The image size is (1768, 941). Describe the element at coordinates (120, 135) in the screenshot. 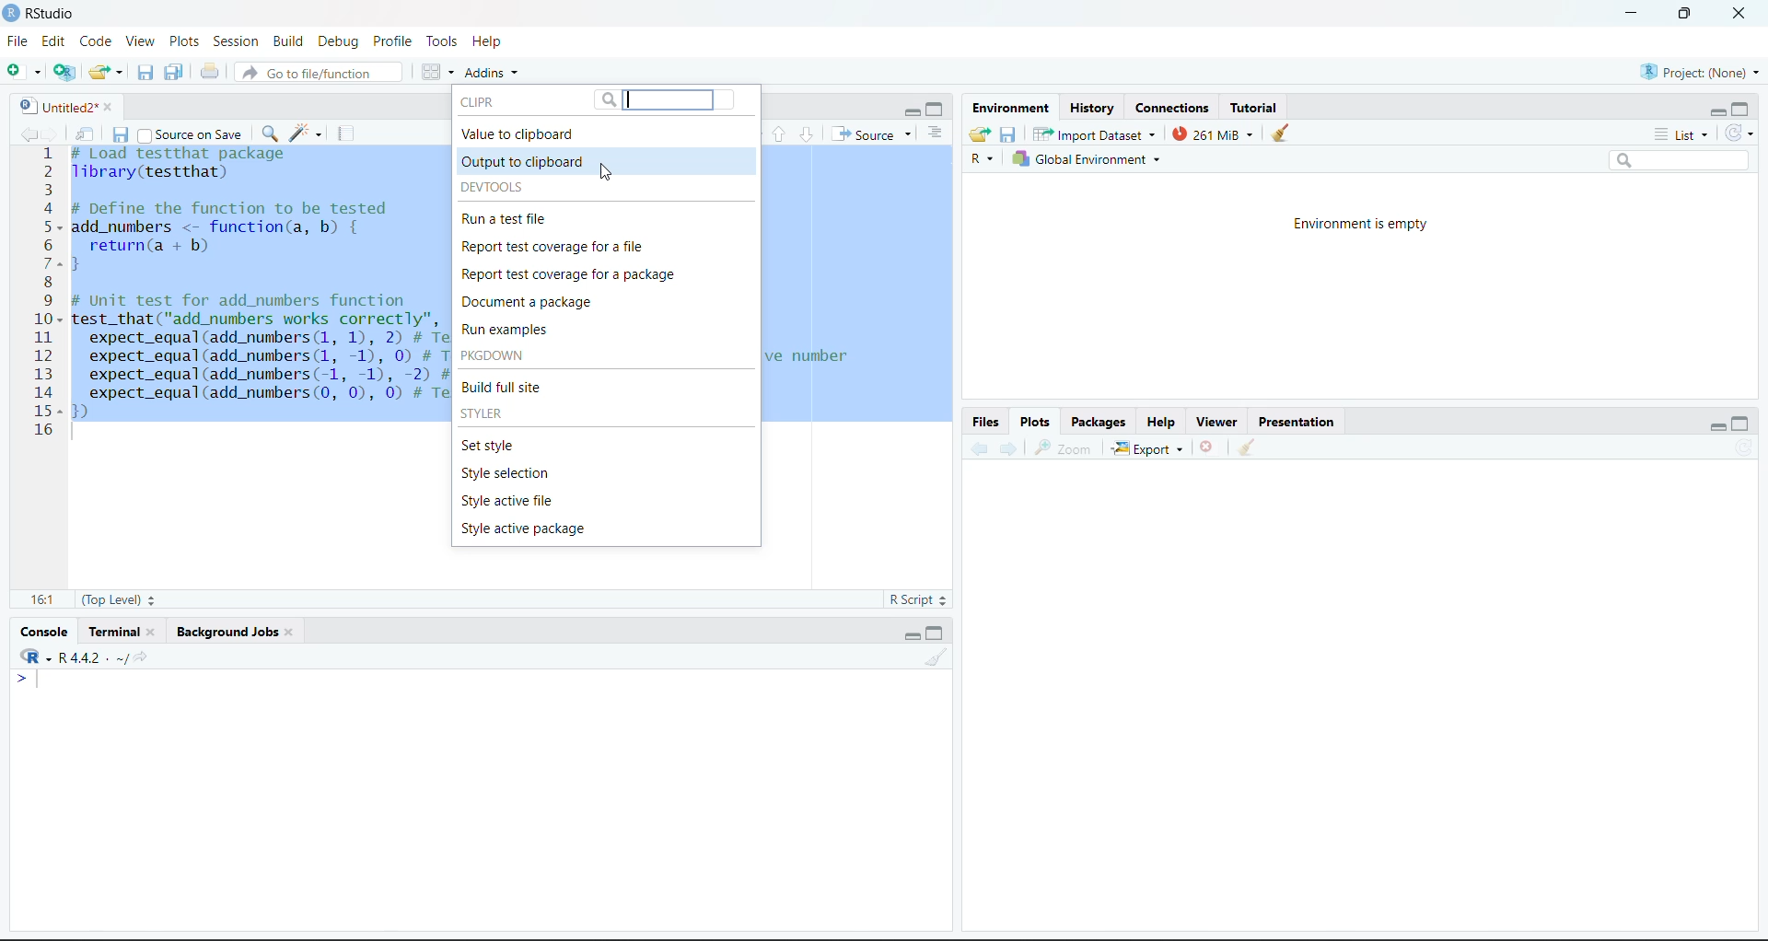

I see `Save` at that location.